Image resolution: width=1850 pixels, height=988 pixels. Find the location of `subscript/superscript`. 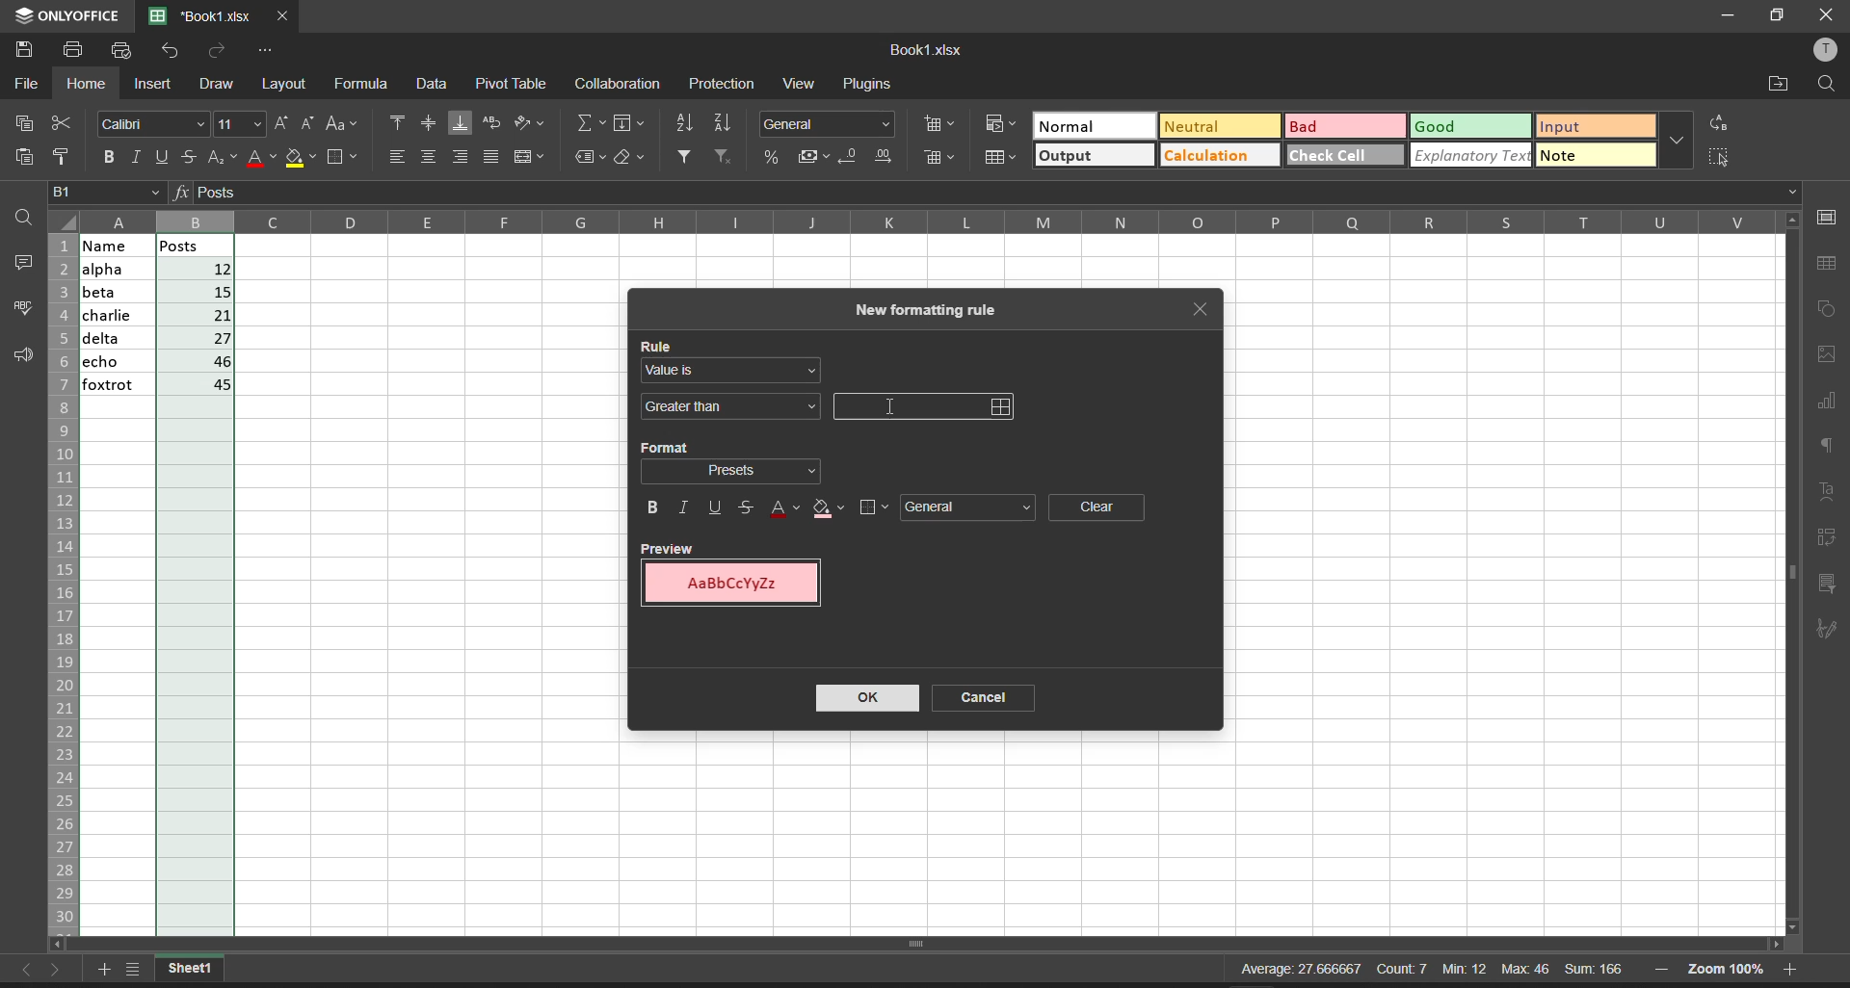

subscript/superscript is located at coordinates (223, 158).